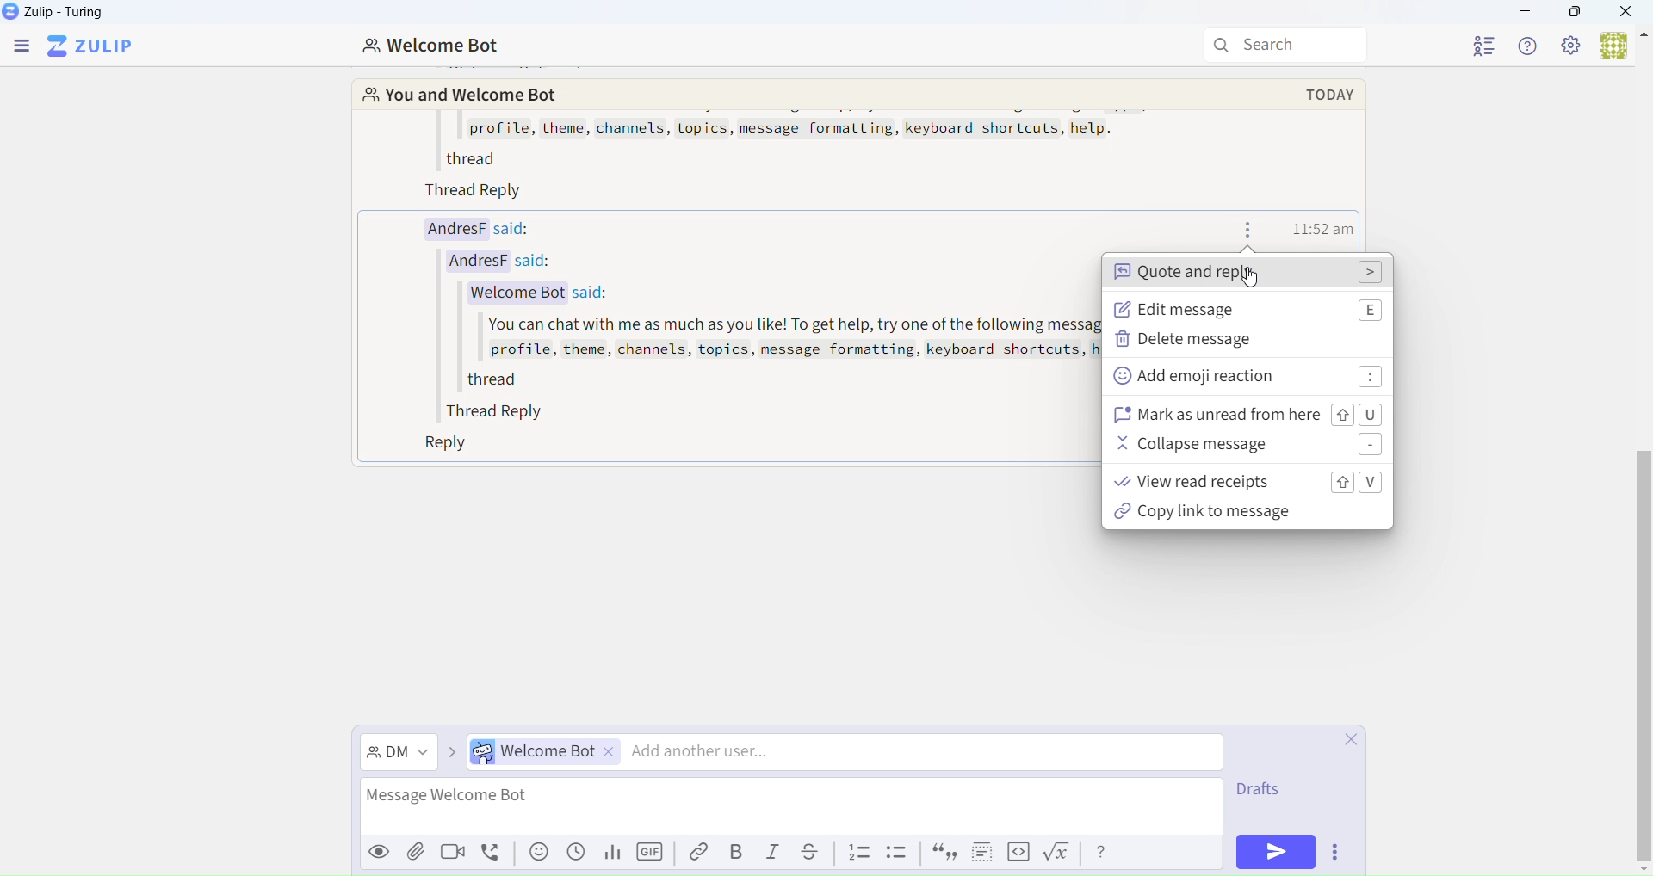  What do you see at coordinates (1249, 377) in the screenshot?
I see `add emoji reaction` at bounding box center [1249, 377].